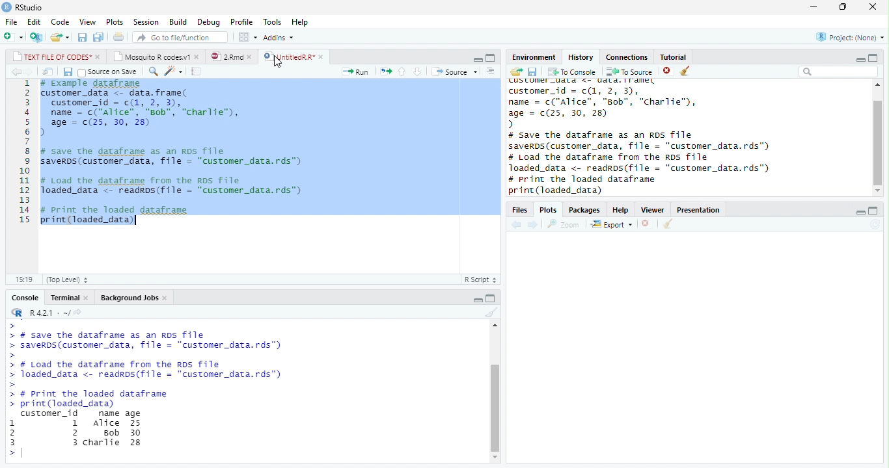 The width and height of the screenshot is (889, 468). What do you see at coordinates (174, 157) in the screenshot?
I see `# Save the dataframe as an RDS file
saverDs(customer_data, file = "customer_data.rds")` at bounding box center [174, 157].